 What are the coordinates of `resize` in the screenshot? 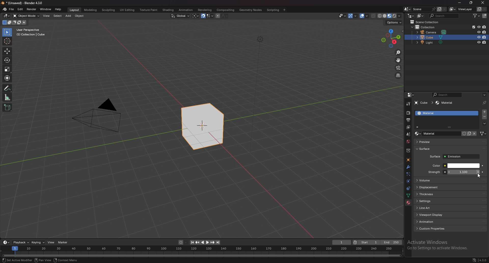 It's located at (471, 3).